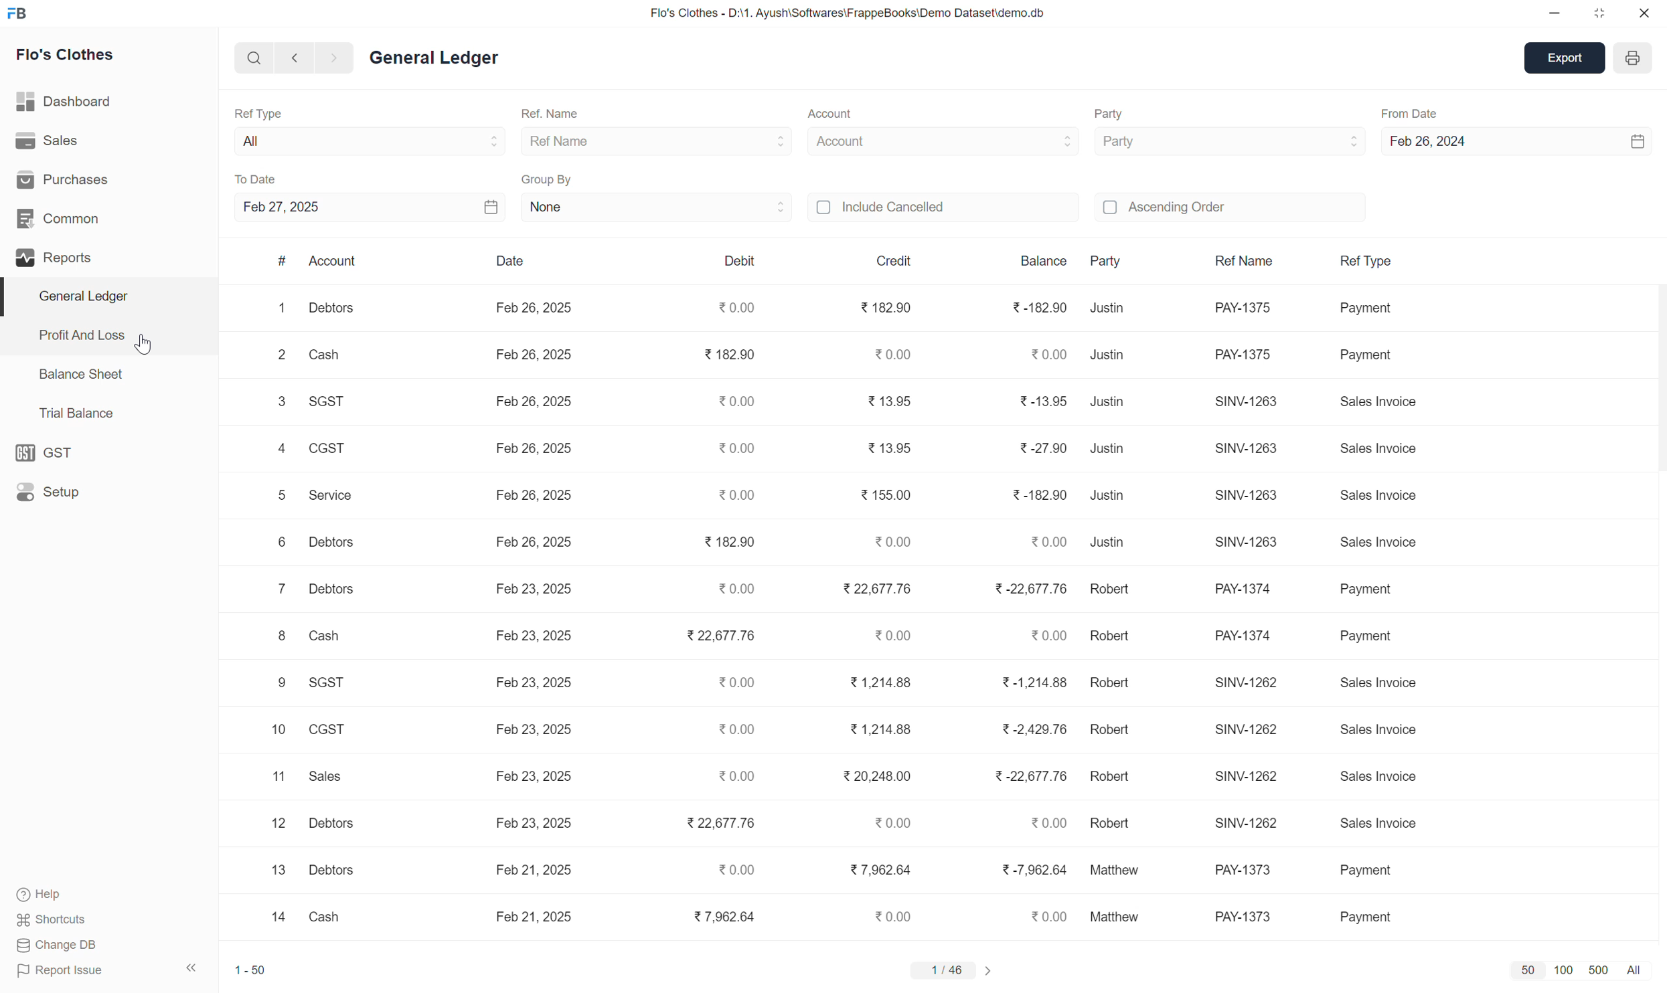 This screenshot has height=993, width=1667. What do you see at coordinates (1244, 684) in the screenshot?
I see `SINV-1262` at bounding box center [1244, 684].